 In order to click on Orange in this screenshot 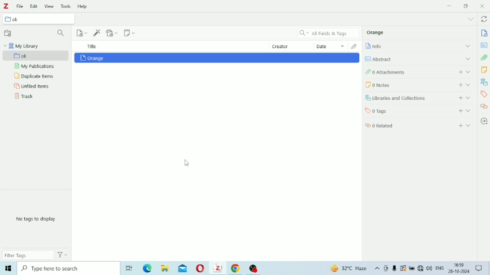, I will do `click(376, 32)`.